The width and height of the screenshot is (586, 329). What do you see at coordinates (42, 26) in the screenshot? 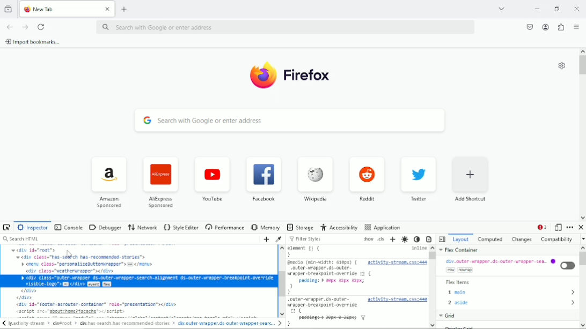
I see `Reload current page` at bounding box center [42, 26].